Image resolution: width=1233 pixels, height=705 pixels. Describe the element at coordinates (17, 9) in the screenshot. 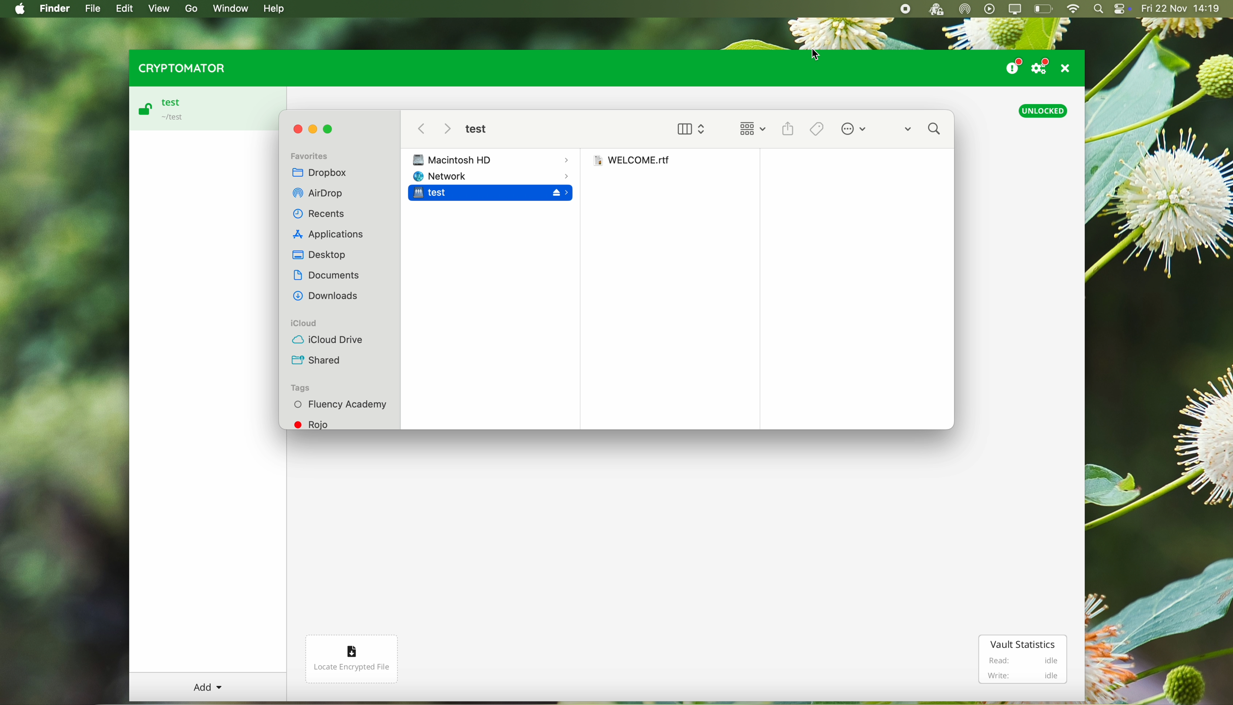

I see `Apple icon` at that location.